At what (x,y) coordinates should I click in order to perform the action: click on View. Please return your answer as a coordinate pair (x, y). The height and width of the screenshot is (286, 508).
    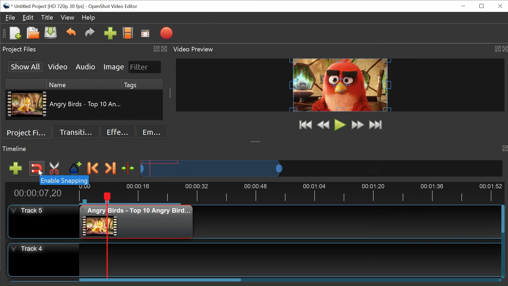
    Looking at the image, I should click on (67, 17).